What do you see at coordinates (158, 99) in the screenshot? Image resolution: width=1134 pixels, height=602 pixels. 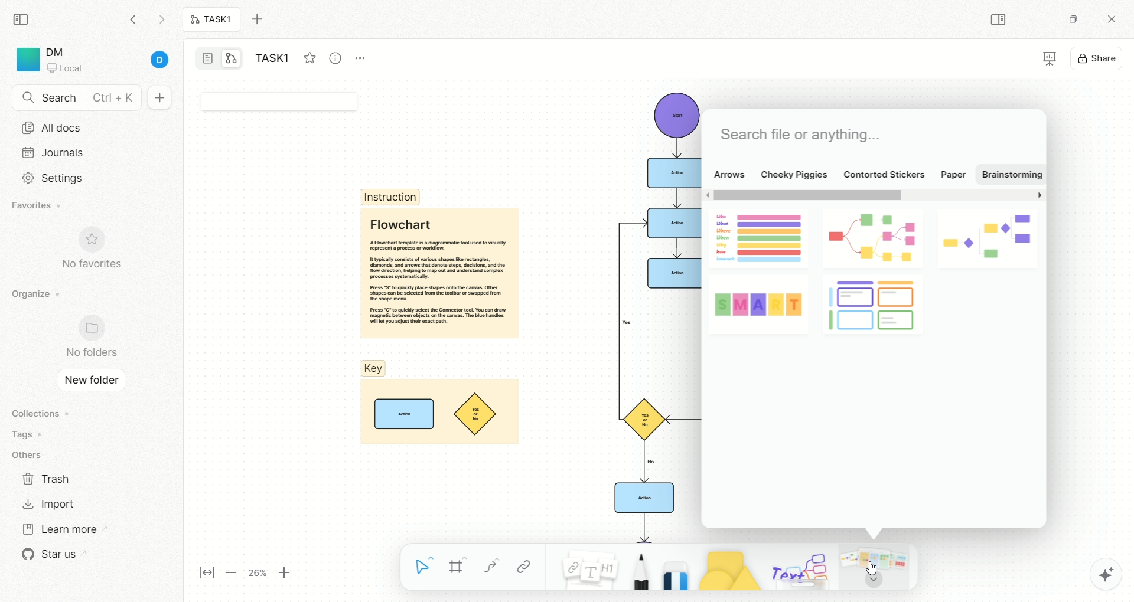 I see `new document` at bounding box center [158, 99].